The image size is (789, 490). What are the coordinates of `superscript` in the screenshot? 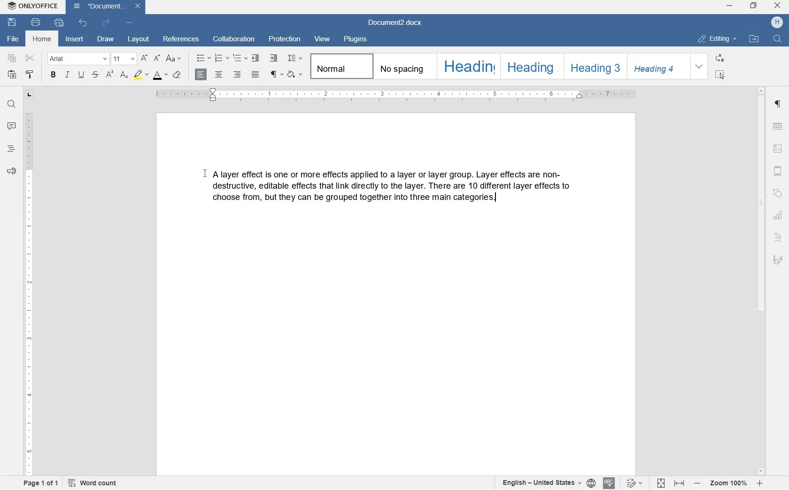 It's located at (109, 75).